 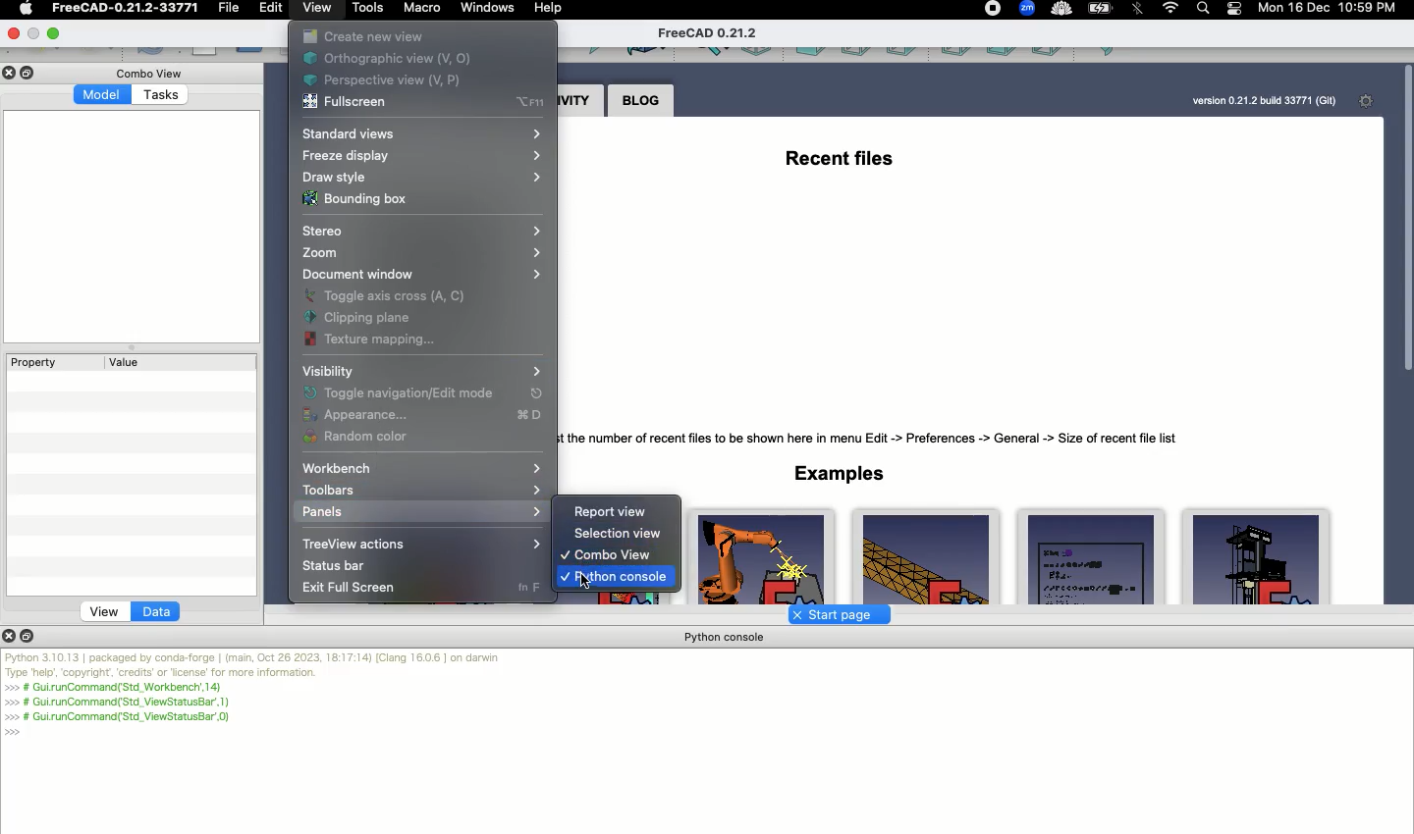 What do you see at coordinates (837, 154) in the screenshot?
I see `Recent files` at bounding box center [837, 154].